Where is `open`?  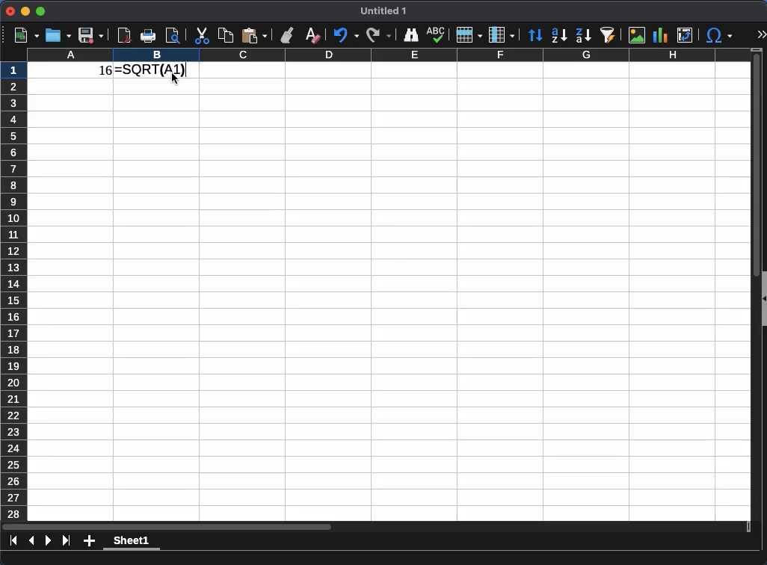
open is located at coordinates (57, 36).